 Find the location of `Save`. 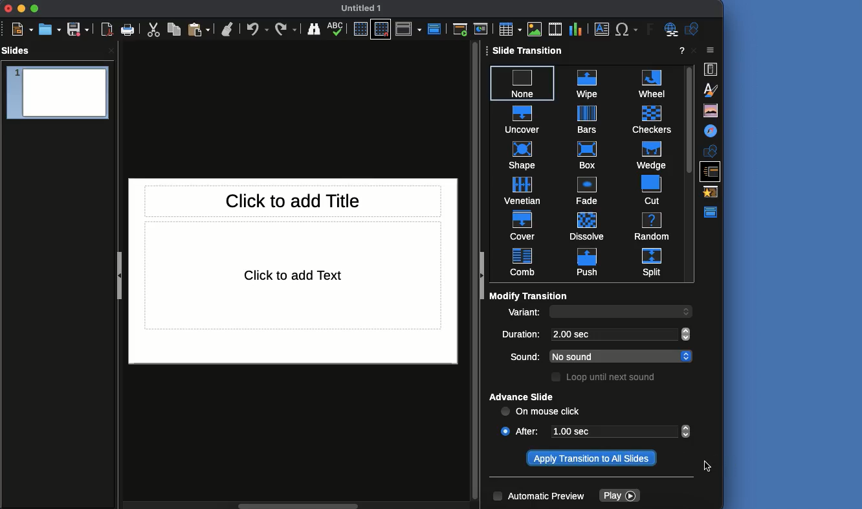

Save is located at coordinates (78, 28).